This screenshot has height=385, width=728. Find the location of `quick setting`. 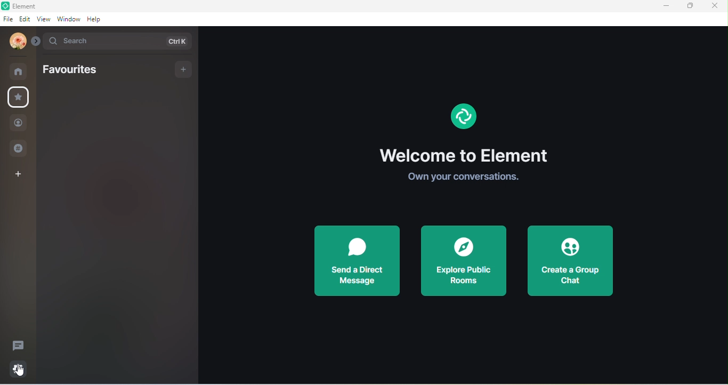

quick setting is located at coordinates (19, 367).